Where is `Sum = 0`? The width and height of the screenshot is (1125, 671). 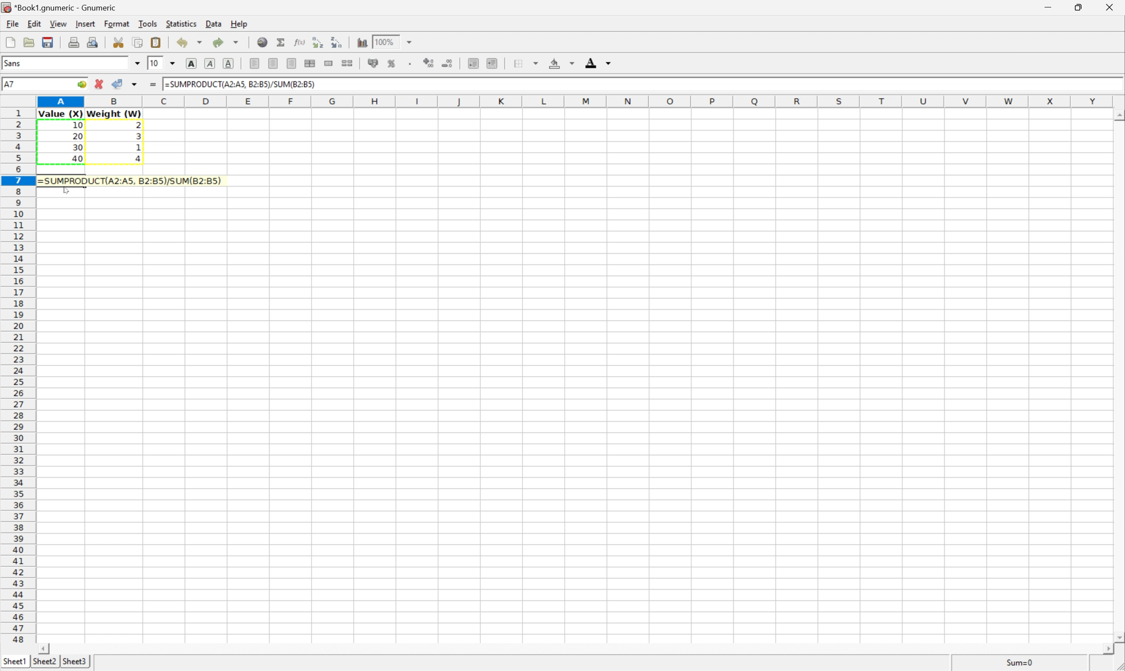
Sum = 0 is located at coordinates (1021, 662).